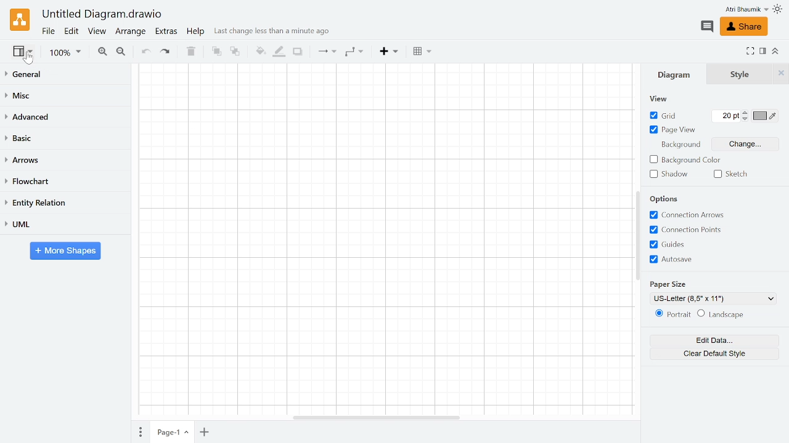 The width and height of the screenshot is (789, 443). What do you see at coordinates (191, 52) in the screenshot?
I see `Delete` at bounding box center [191, 52].